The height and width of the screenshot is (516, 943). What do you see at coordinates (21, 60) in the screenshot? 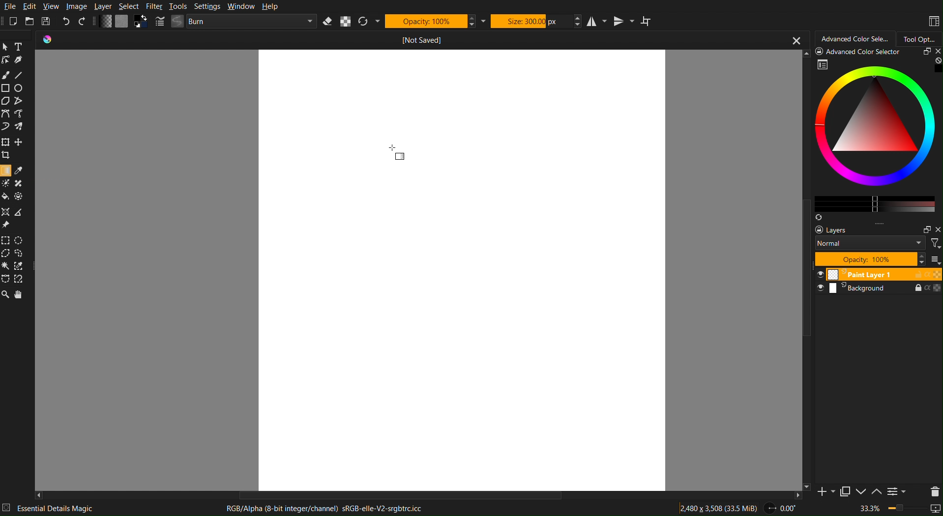
I see `Pen` at bounding box center [21, 60].